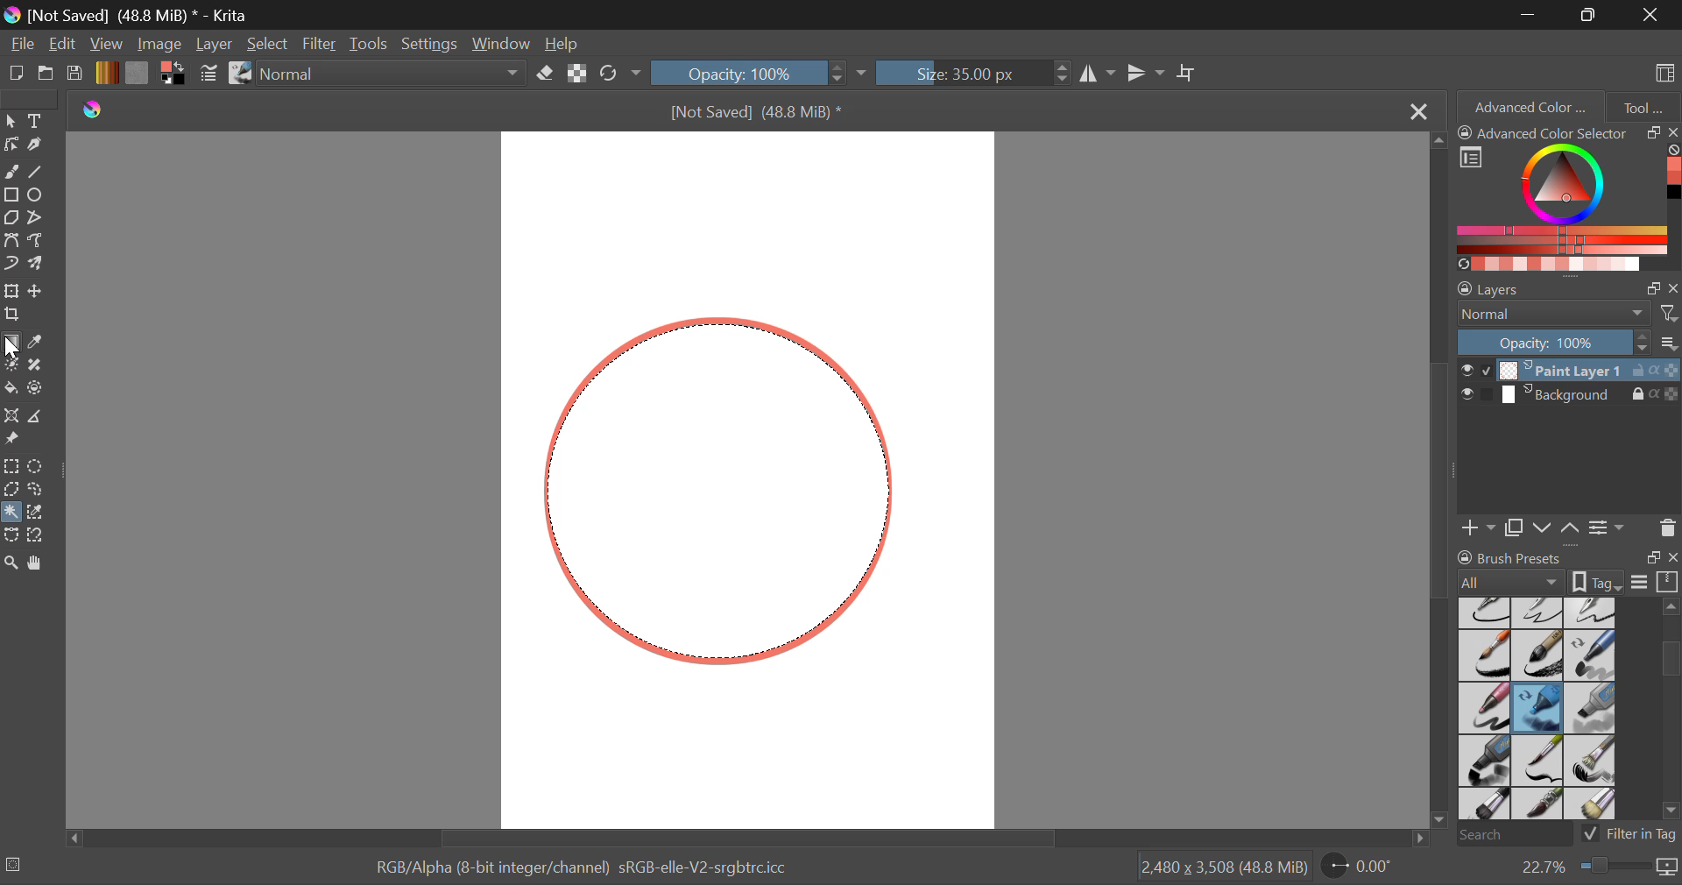  I want to click on Shape Selected, so click(718, 492).